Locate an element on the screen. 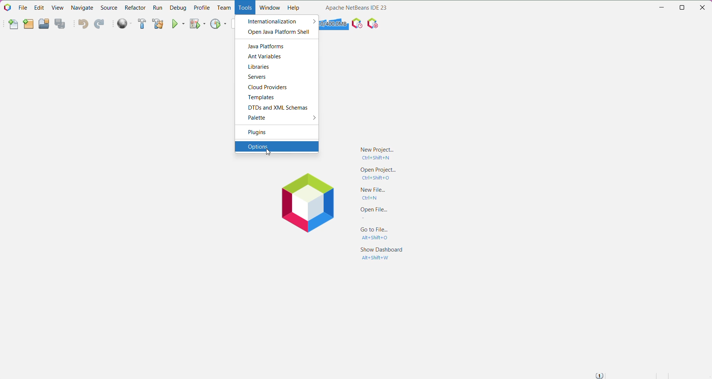 The height and width of the screenshot is (379, 712). Servers is located at coordinates (257, 77).